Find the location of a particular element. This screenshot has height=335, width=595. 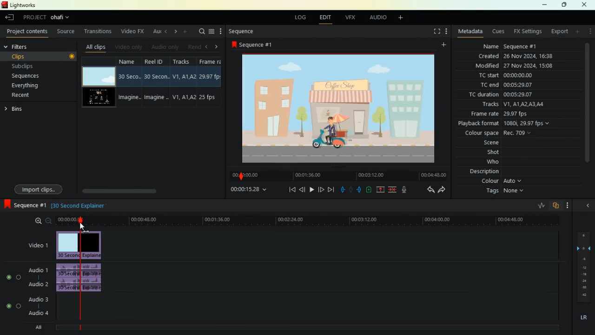

shot is located at coordinates (489, 153).